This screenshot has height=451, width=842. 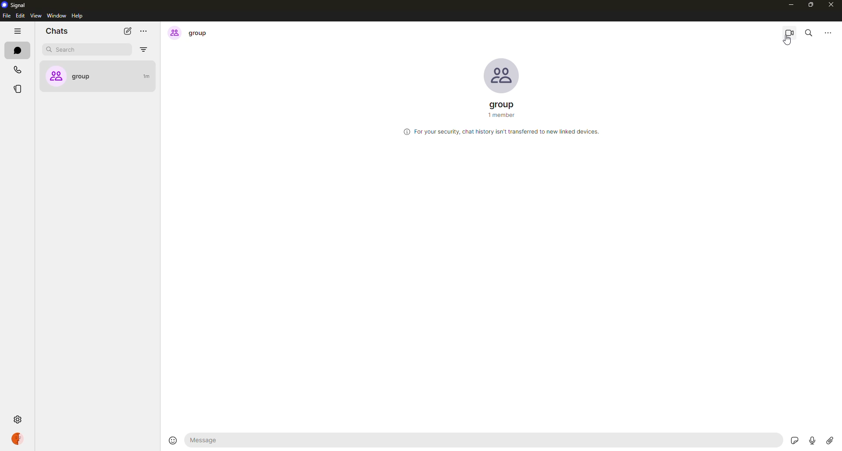 What do you see at coordinates (788, 6) in the screenshot?
I see `minimize` at bounding box center [788, 6].